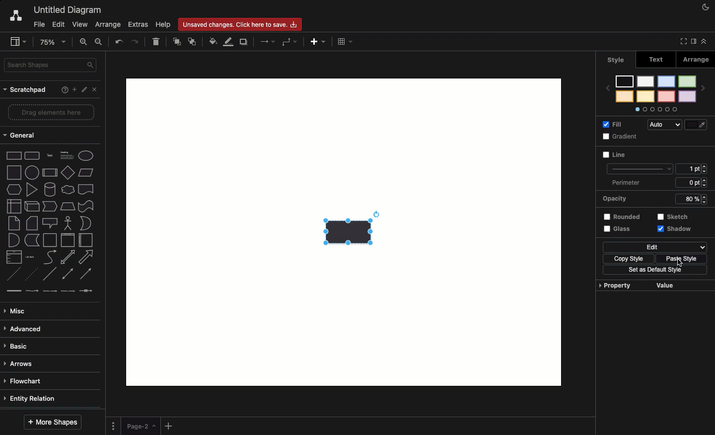 The image size is (715, 435). Describe the element at coordinates (52, 65) in the screenshot. I see `Search in shapes` at that location.